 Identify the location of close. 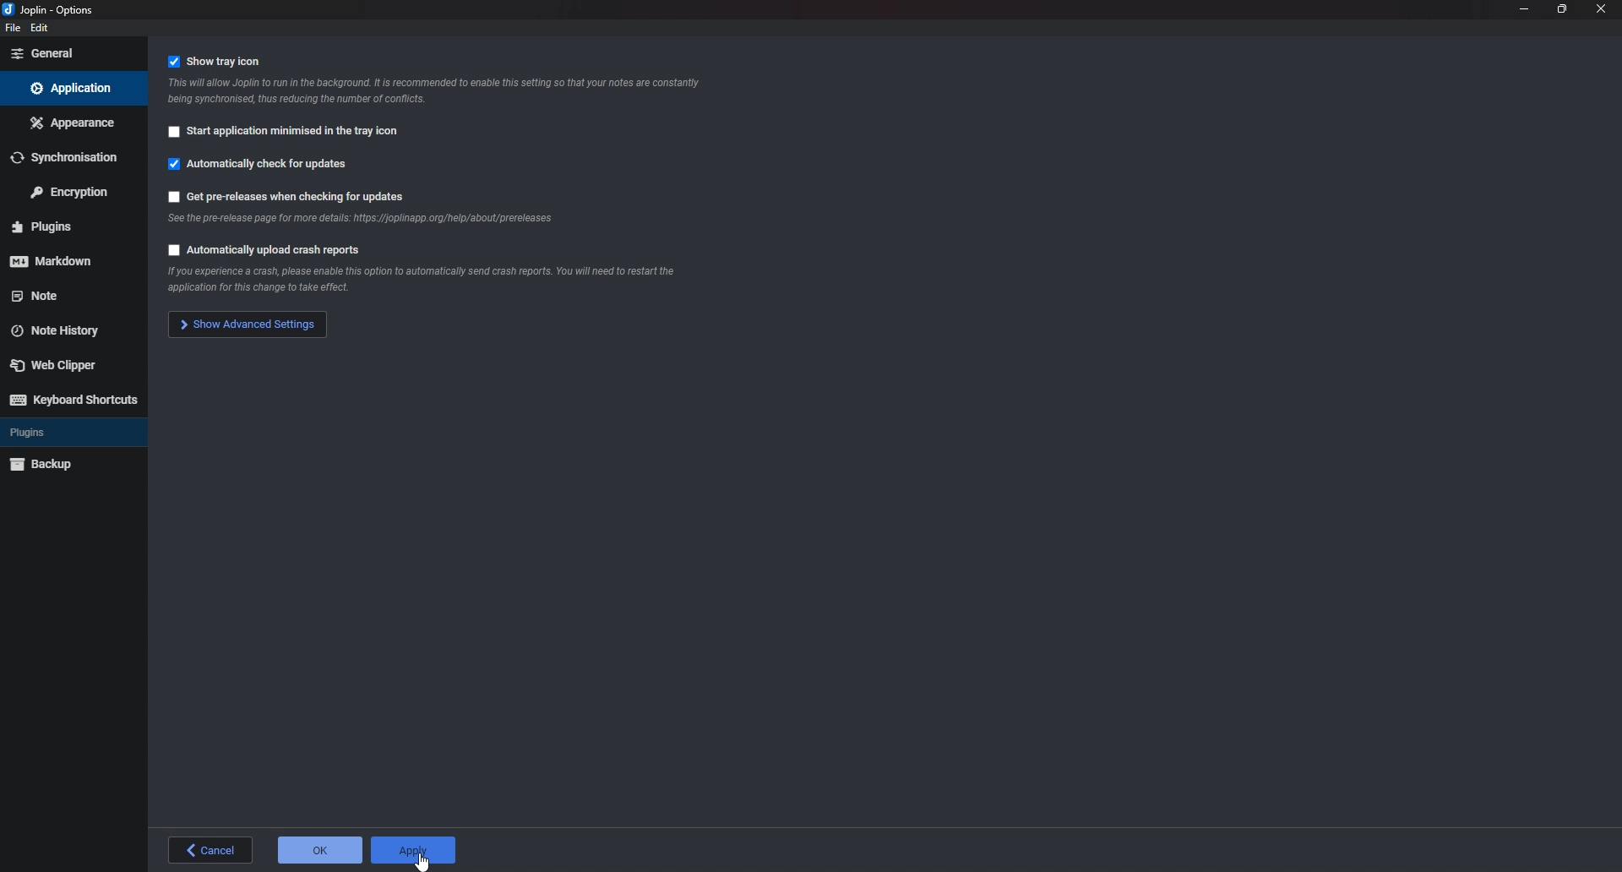
(1601, 10).